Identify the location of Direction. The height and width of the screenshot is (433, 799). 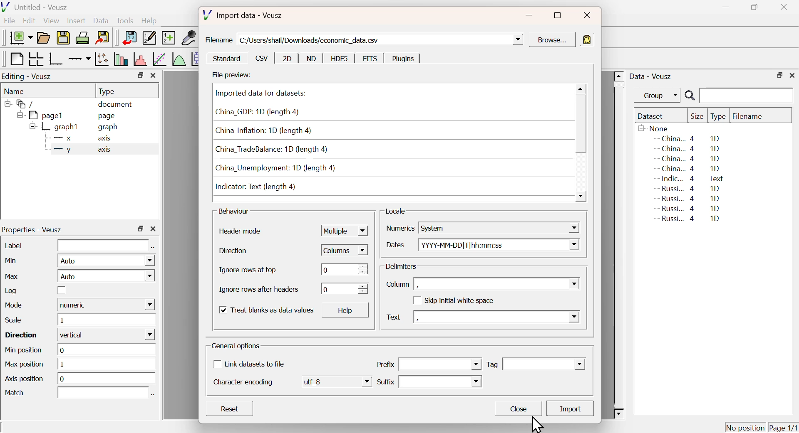
(235, 250).